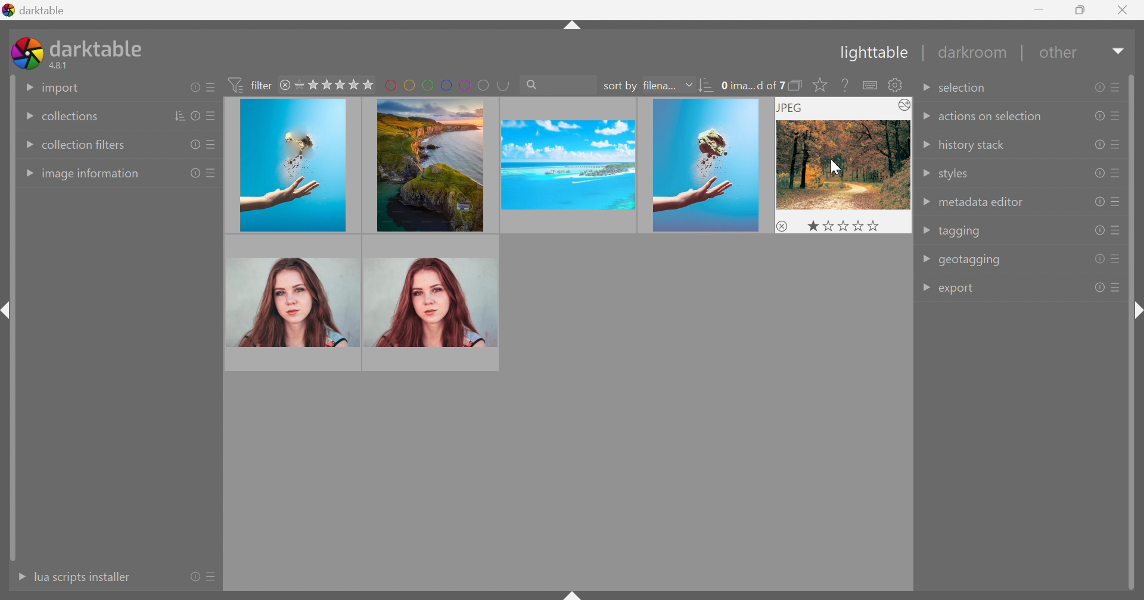  Describe the element at coordinates (925, 230) in the screenshot. I see `Drop Down` at that location.